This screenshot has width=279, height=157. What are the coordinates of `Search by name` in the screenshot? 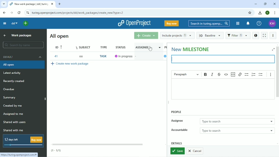 It's located at (24, 45).